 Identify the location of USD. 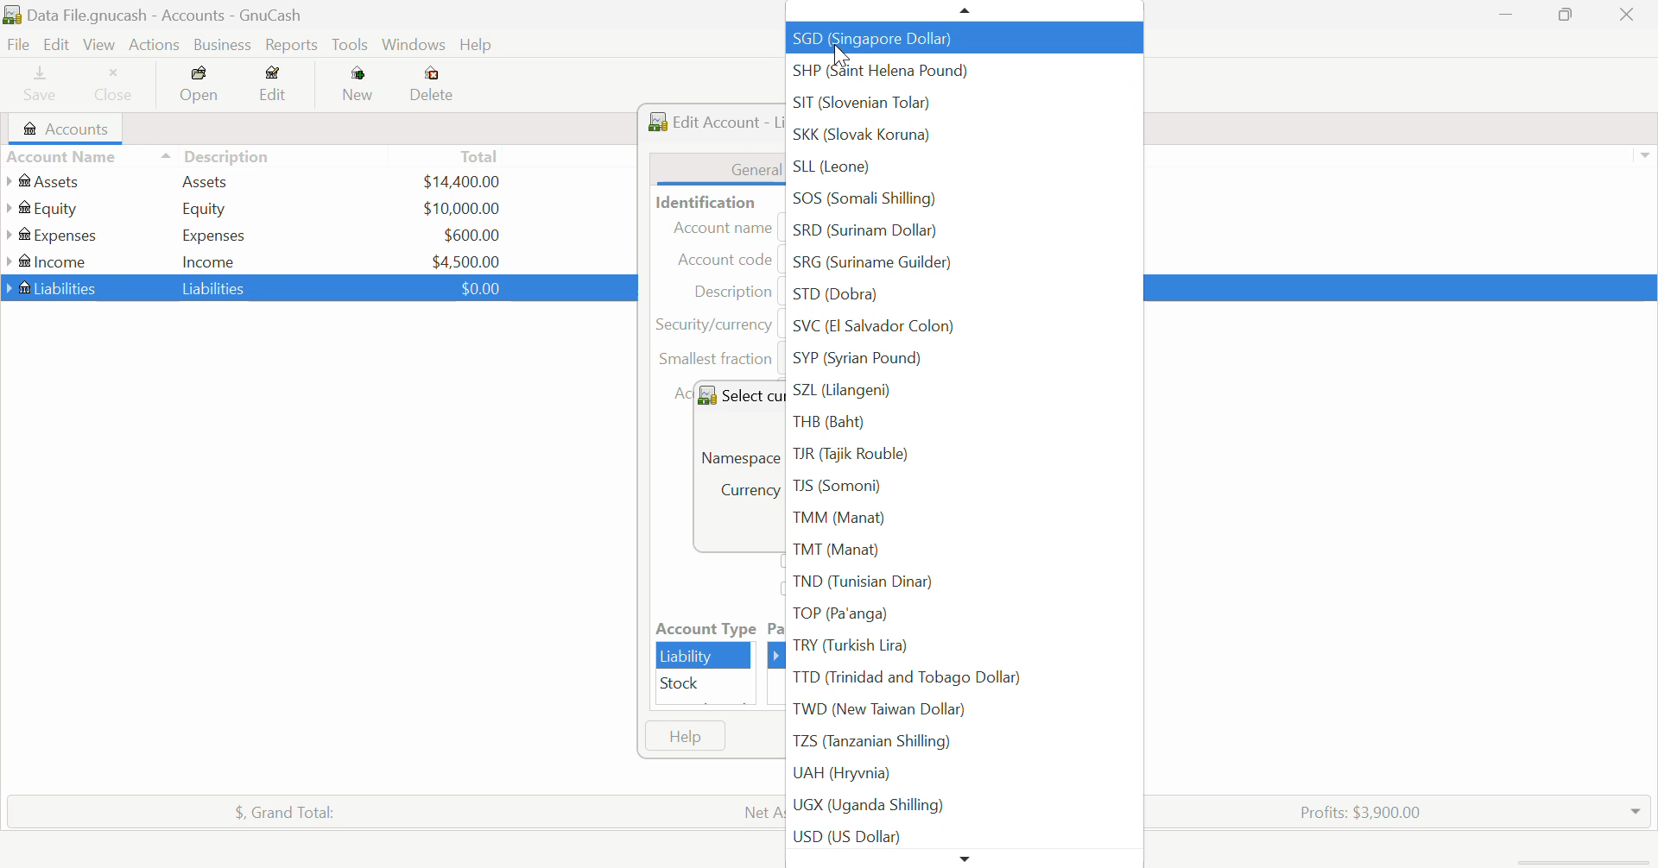
(471, 235).